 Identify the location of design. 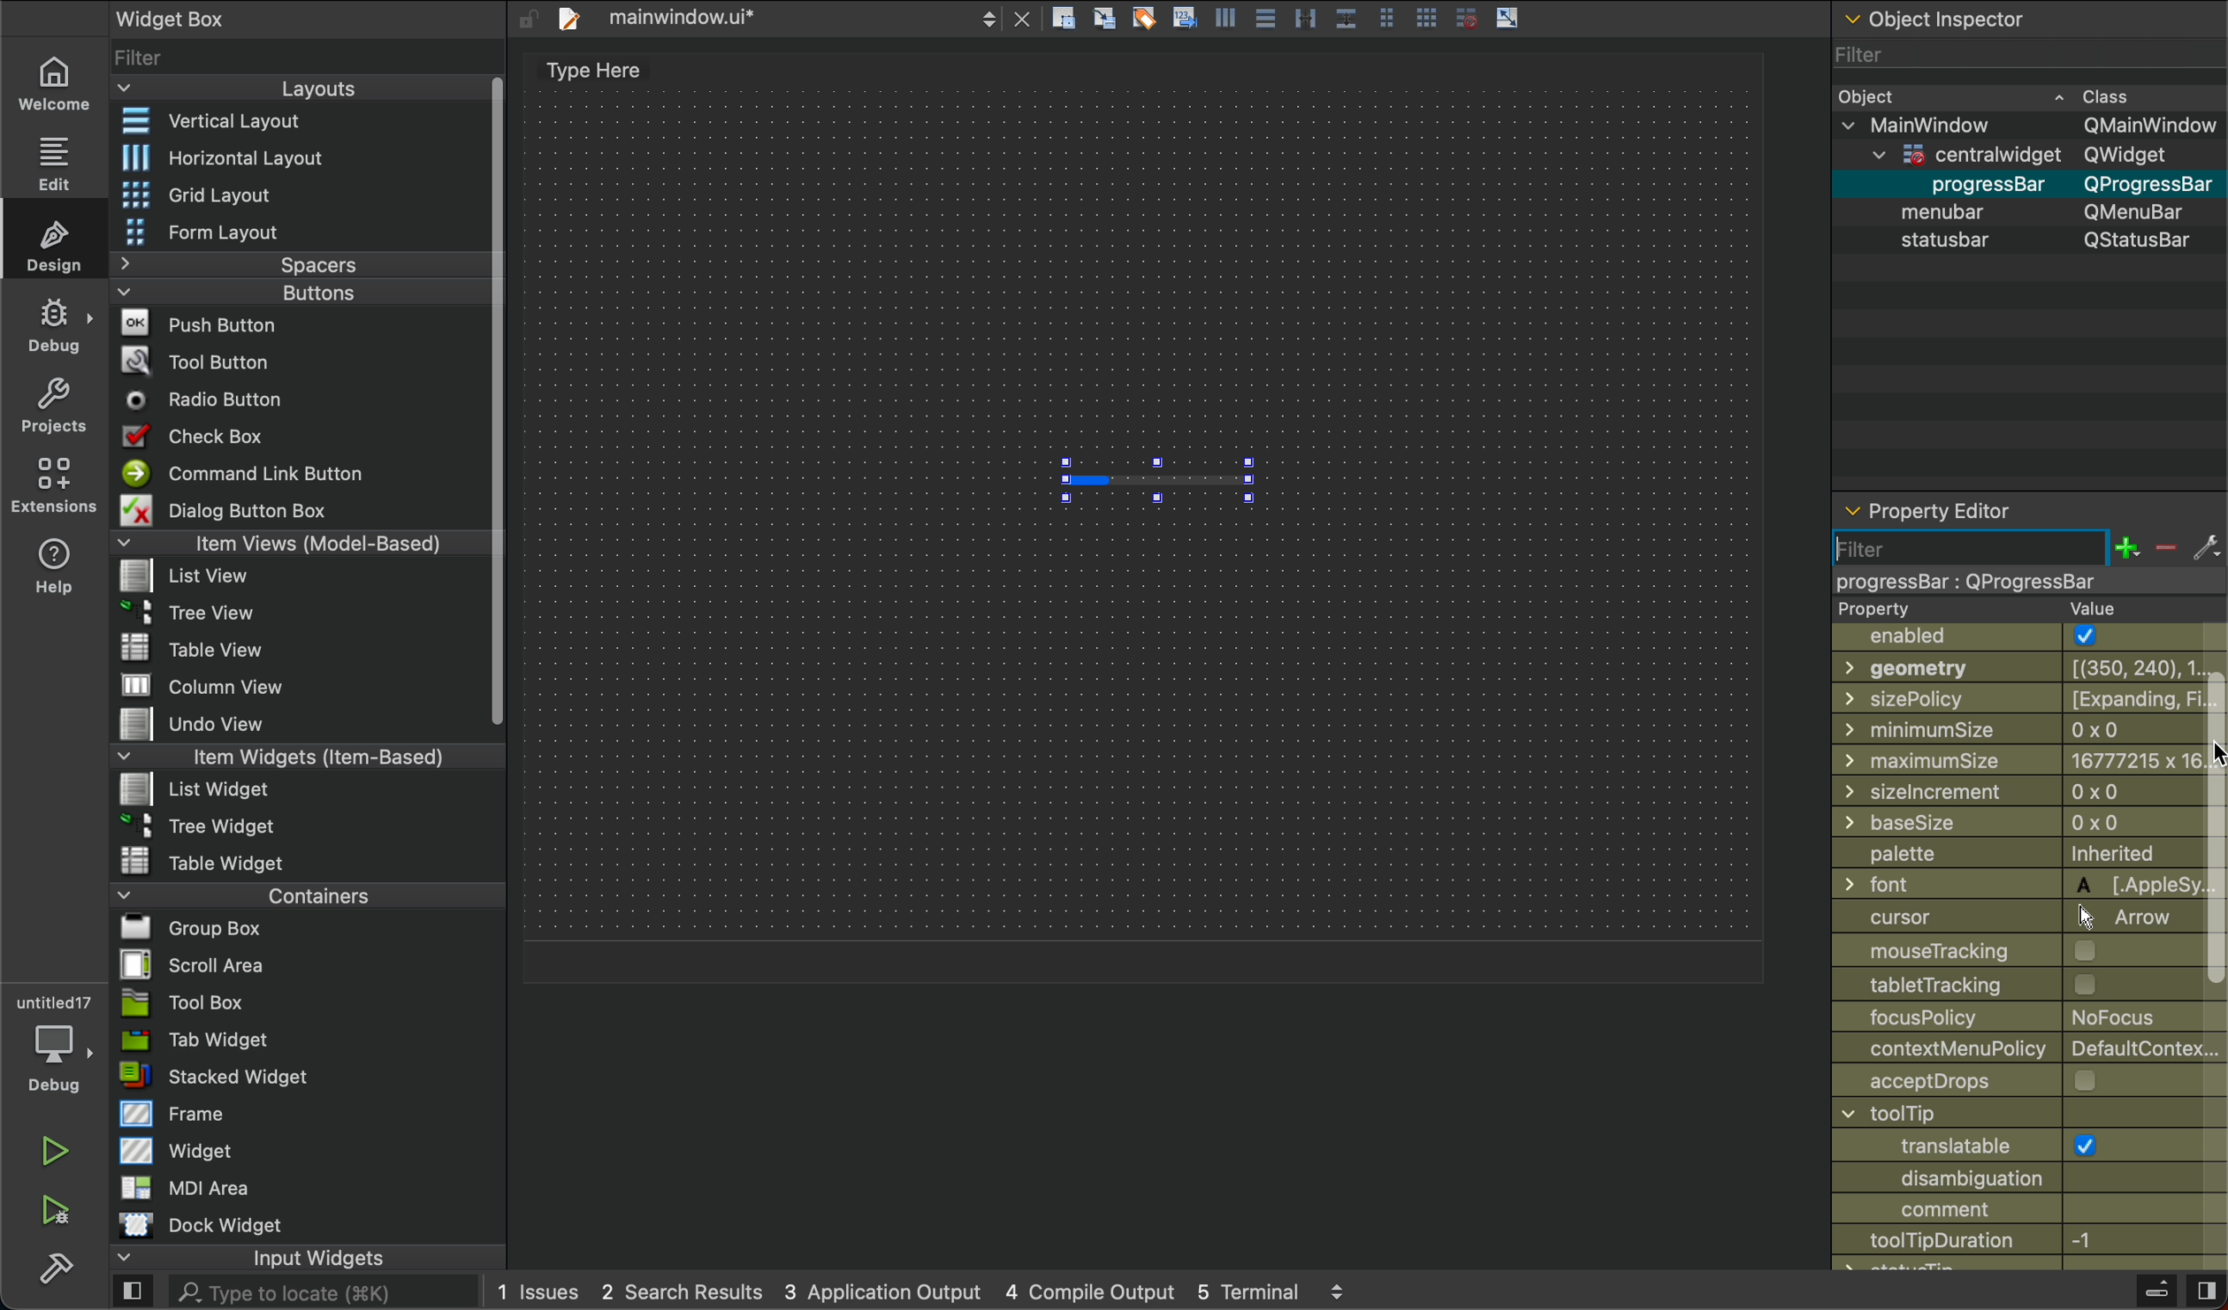
(58, 243).